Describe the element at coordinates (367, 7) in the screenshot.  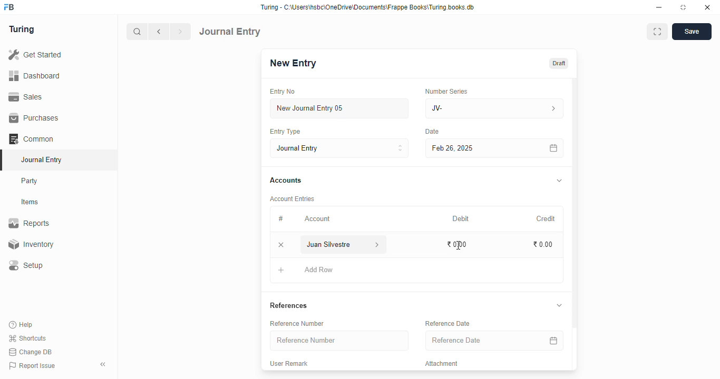
I see `Turing - C:\Users\hsbc\OneDrive\Documents\Frappe Books\Turing books.db` at that location.